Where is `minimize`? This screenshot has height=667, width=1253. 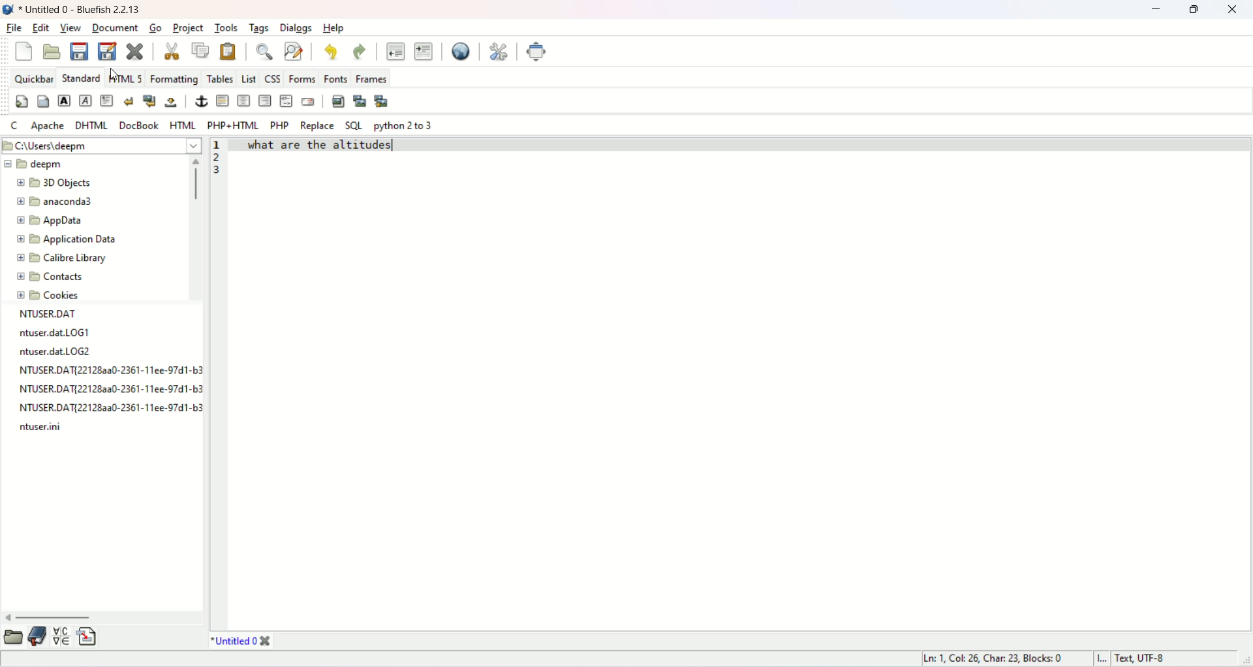 minimize is located at coordinates (1156, 11).